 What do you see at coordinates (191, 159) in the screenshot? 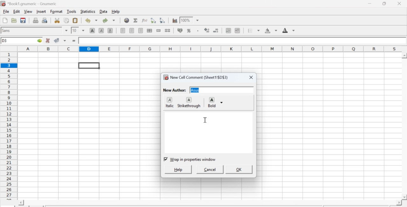
I see `checkbox` at bounding box center [191, 159].